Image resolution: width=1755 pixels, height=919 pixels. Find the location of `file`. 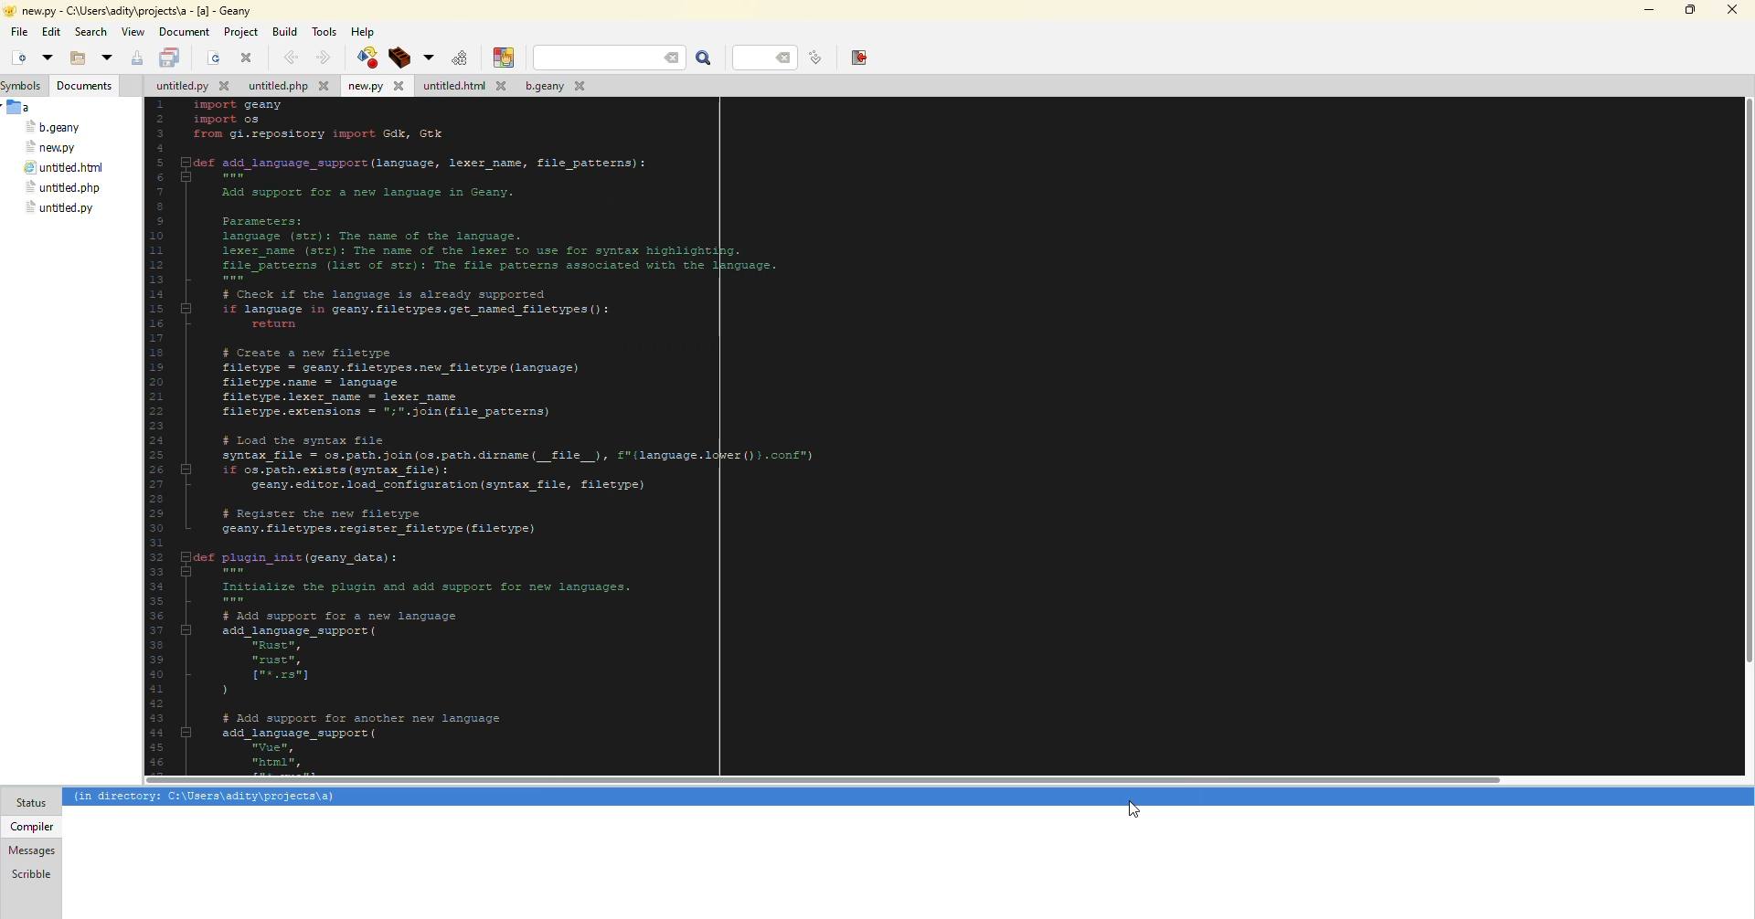

file is located at coordinates (59, 208).